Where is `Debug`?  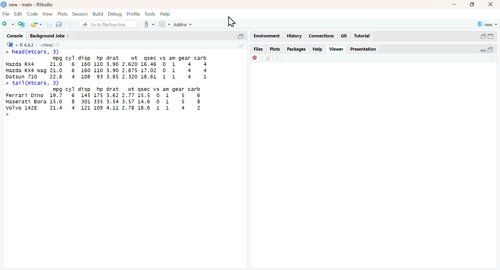 Debug is located at coordinates (114, 14).